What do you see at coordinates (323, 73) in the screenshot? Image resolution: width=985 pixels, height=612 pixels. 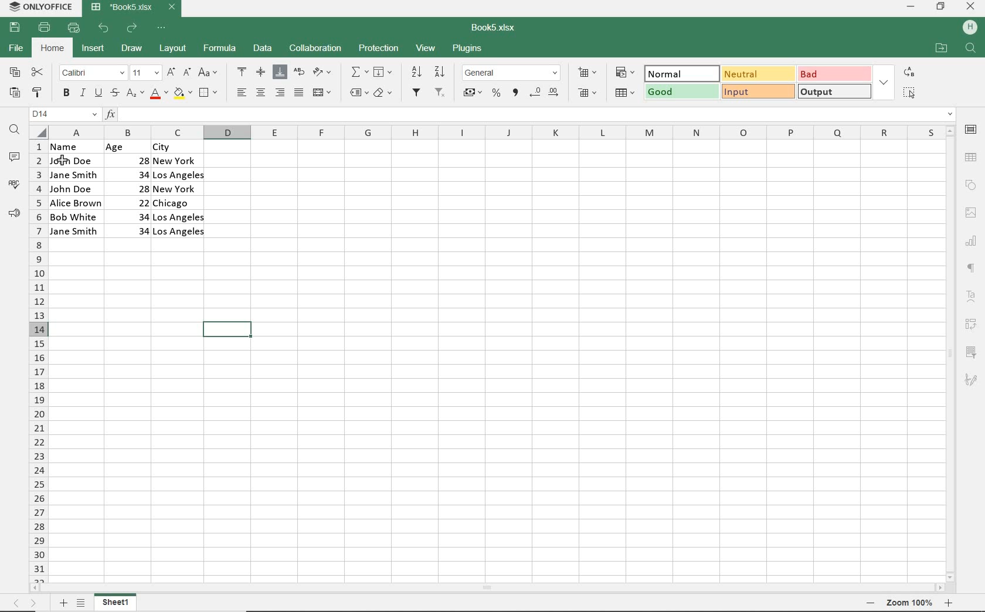 I see `ORIENTATION` at bounding box center [323, 73].